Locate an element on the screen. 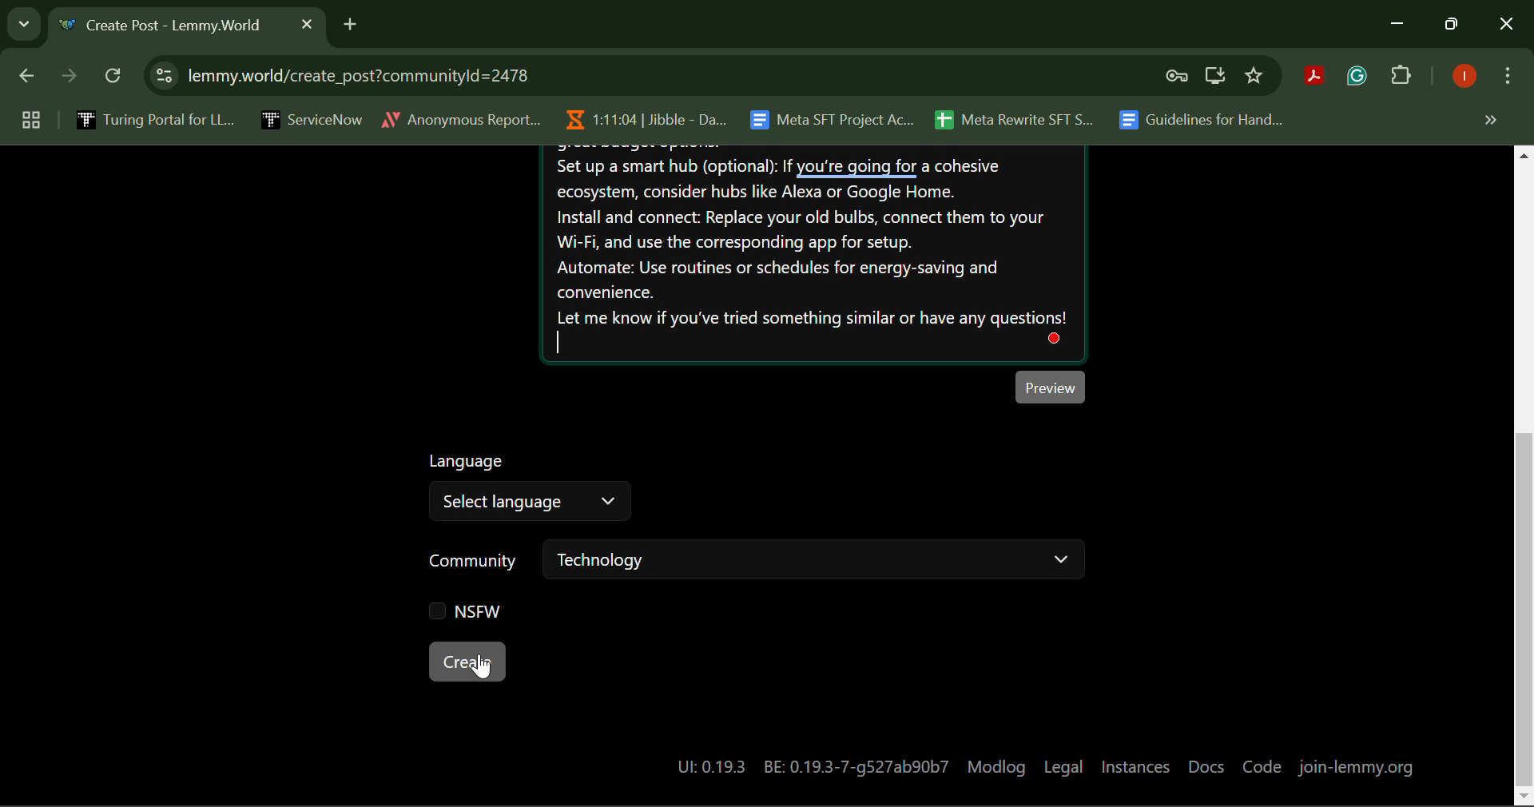 This screenshot has width=1534, height=807. Plugins is located at coordinates (1401, 78).